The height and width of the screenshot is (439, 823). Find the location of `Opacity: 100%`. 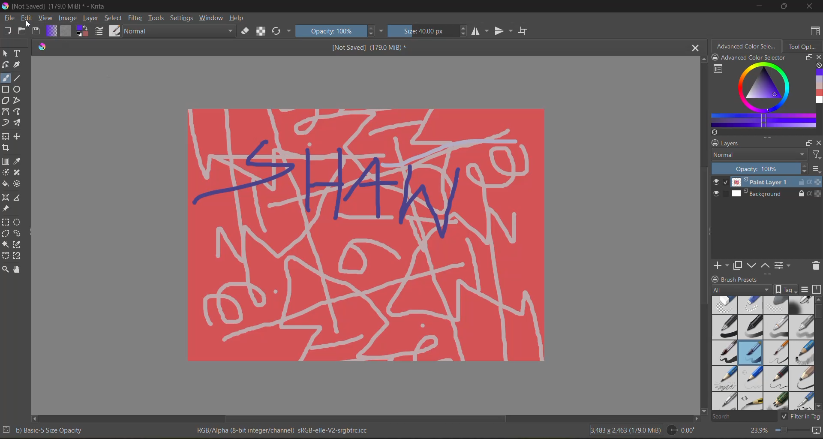

Opacity: 100% is located at coordinates (340, 31).